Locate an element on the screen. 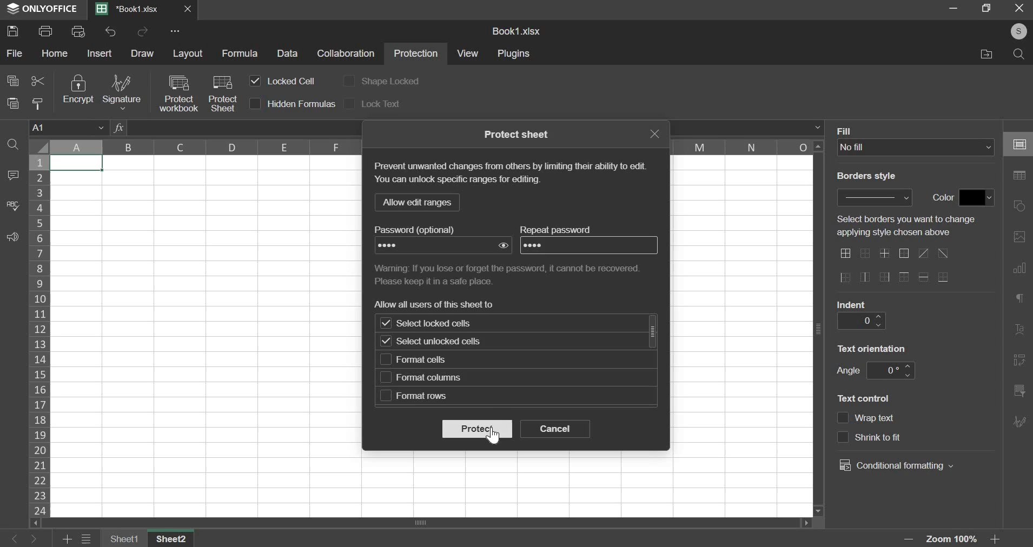 The height and width of the screenshot is (547, 1033). border options is located at coordinates (943, 277).